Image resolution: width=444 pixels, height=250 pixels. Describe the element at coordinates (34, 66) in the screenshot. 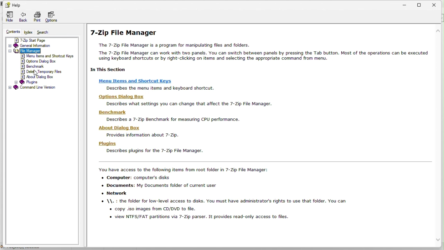

I see `benchmark` at that location.